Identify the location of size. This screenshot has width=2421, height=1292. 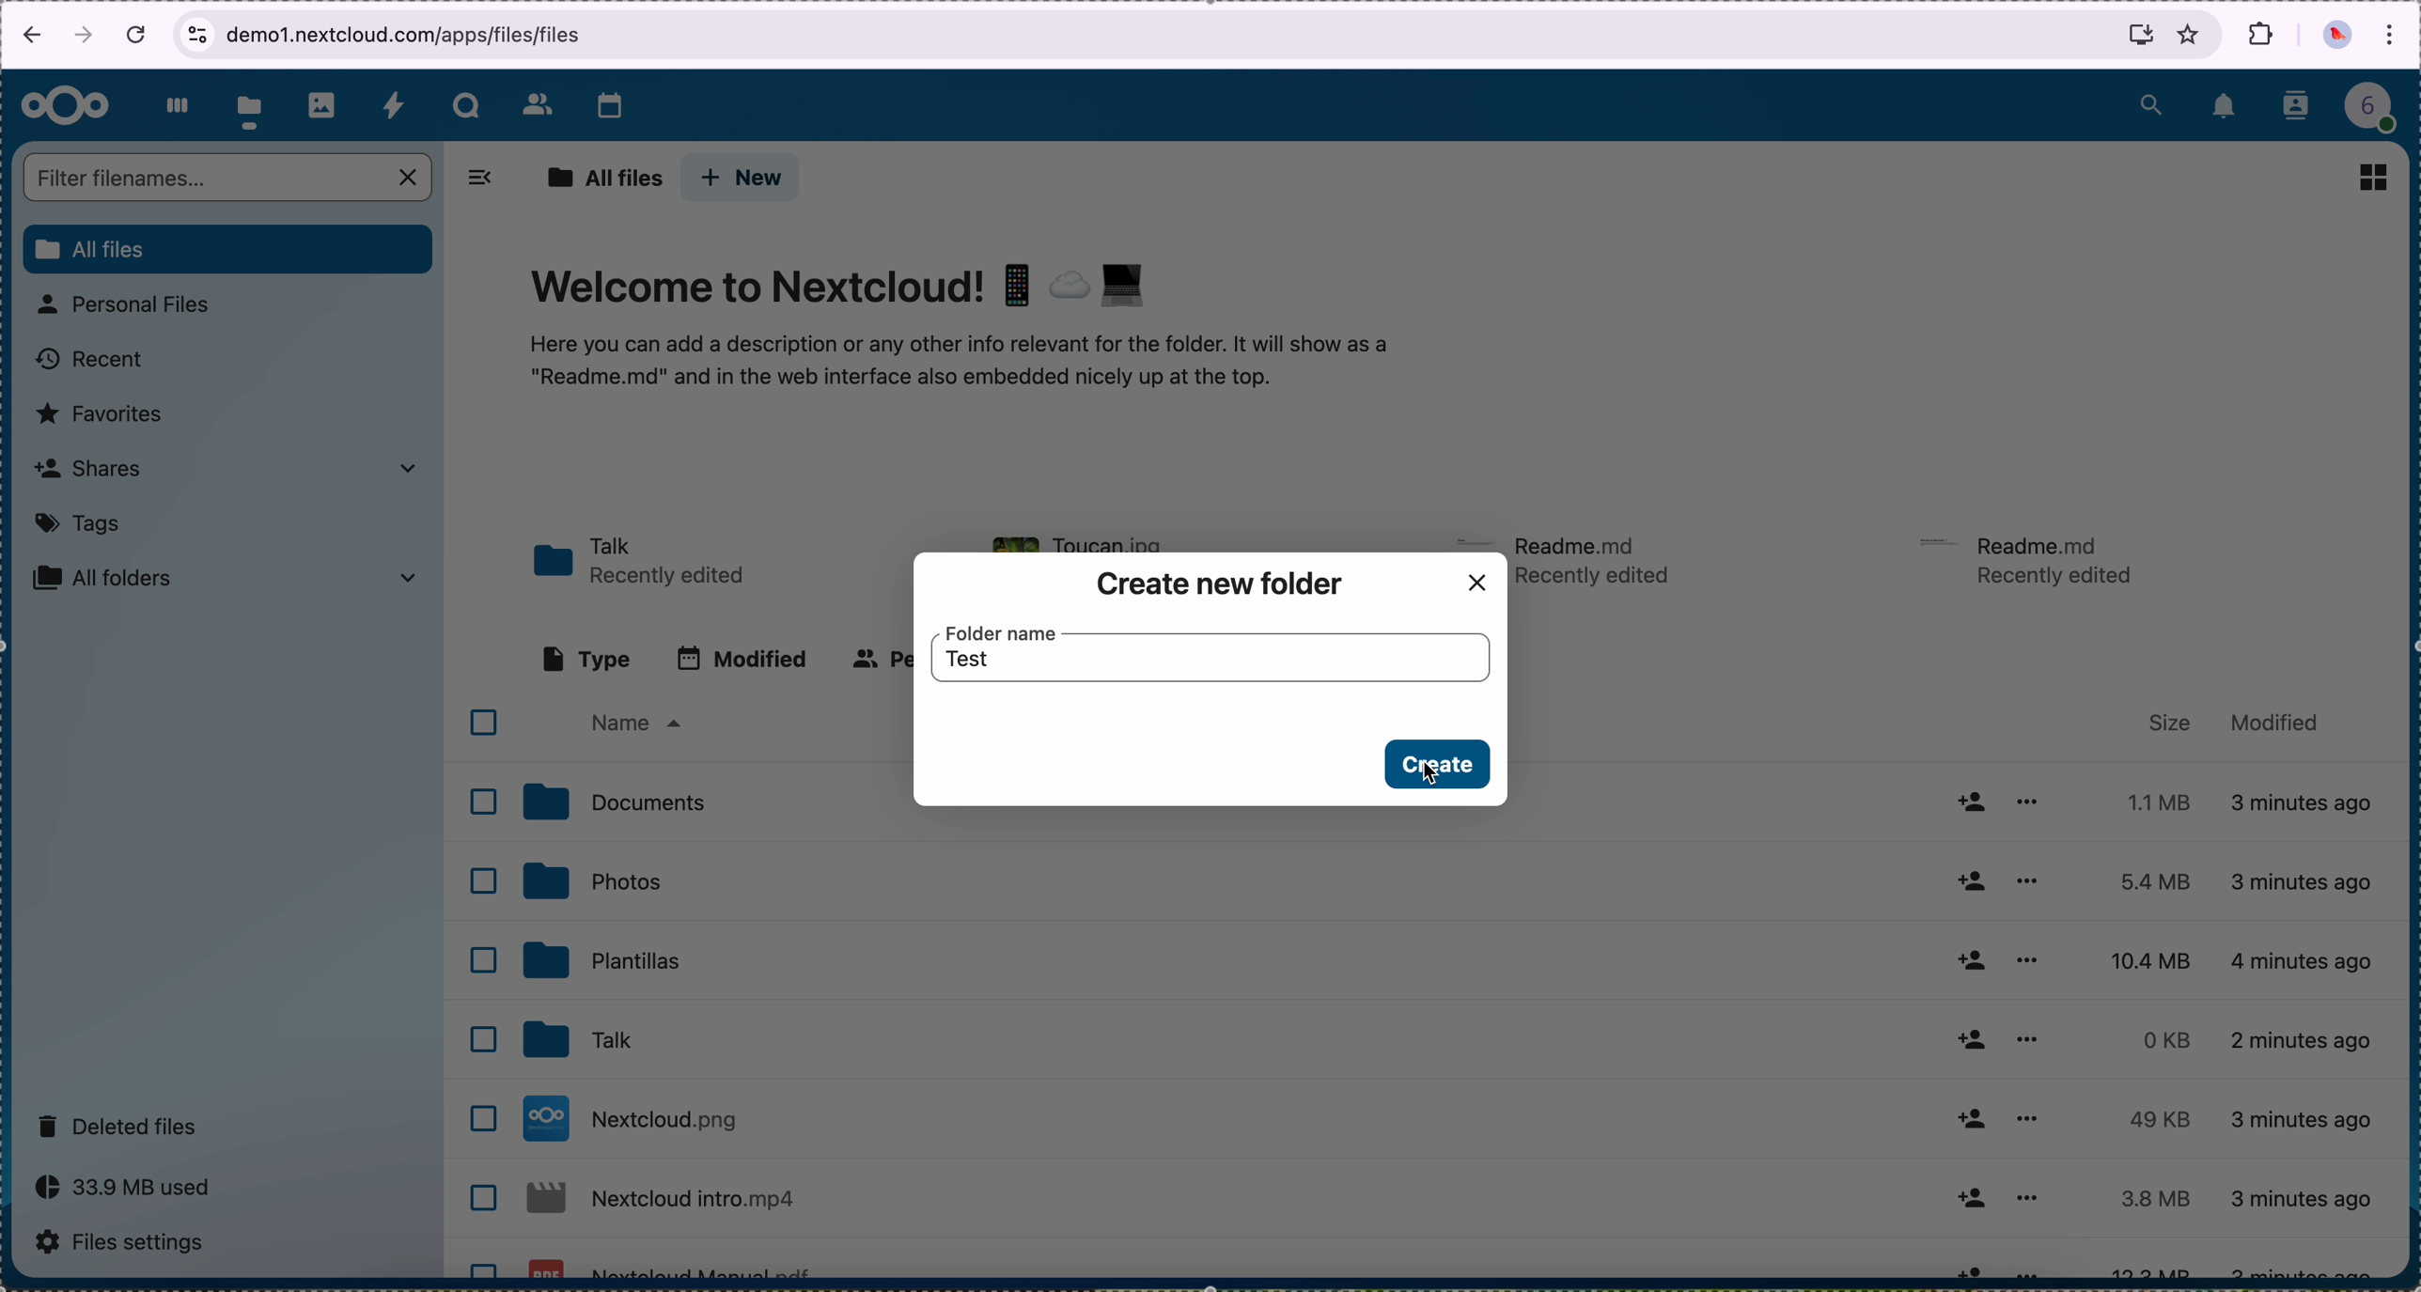
(2171, 723).